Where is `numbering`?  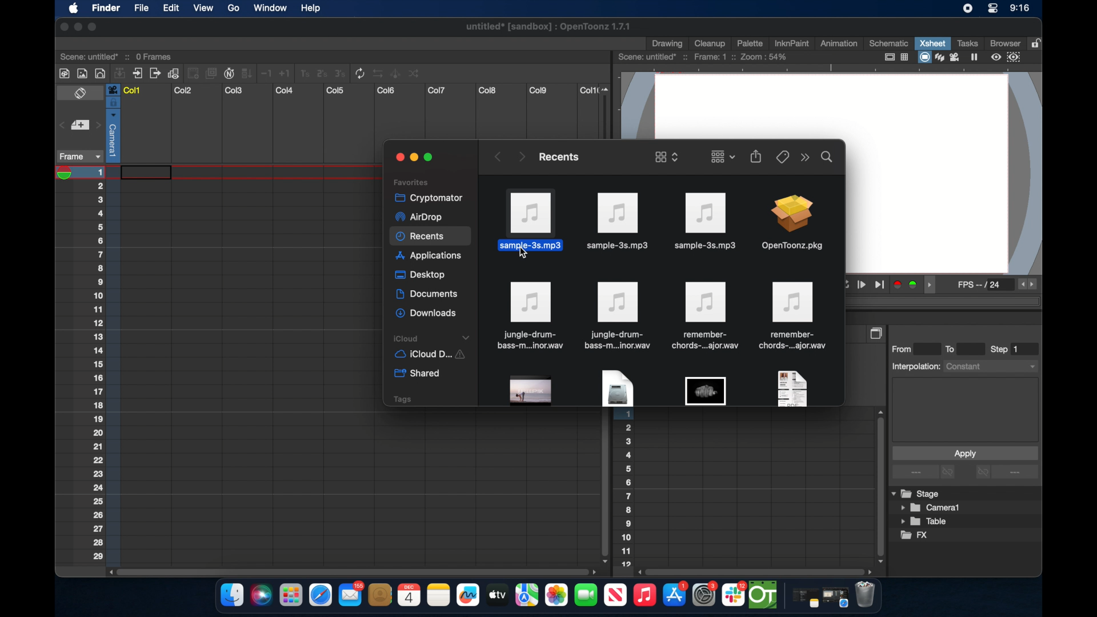
numbering is located at coordinates (106, 364).